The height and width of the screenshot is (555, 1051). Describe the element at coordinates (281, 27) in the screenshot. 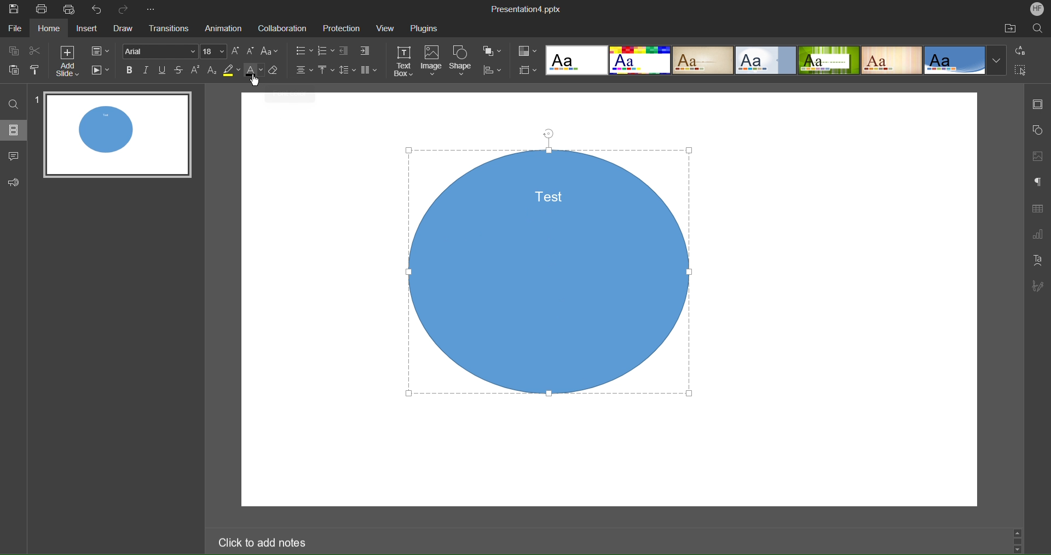

I see `Collaboration` at that location.